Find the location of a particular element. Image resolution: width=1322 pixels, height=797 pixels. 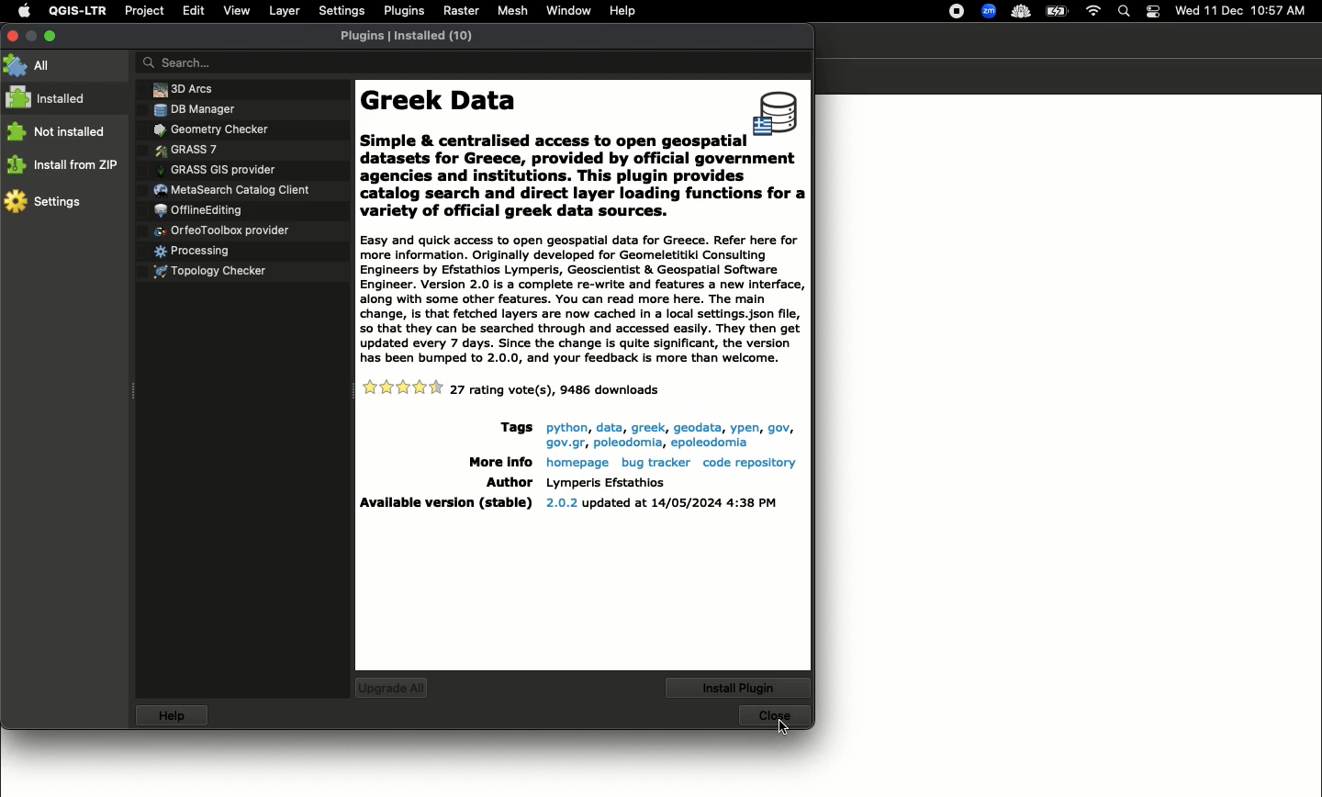

cursor is located at coordinates (782, 728).